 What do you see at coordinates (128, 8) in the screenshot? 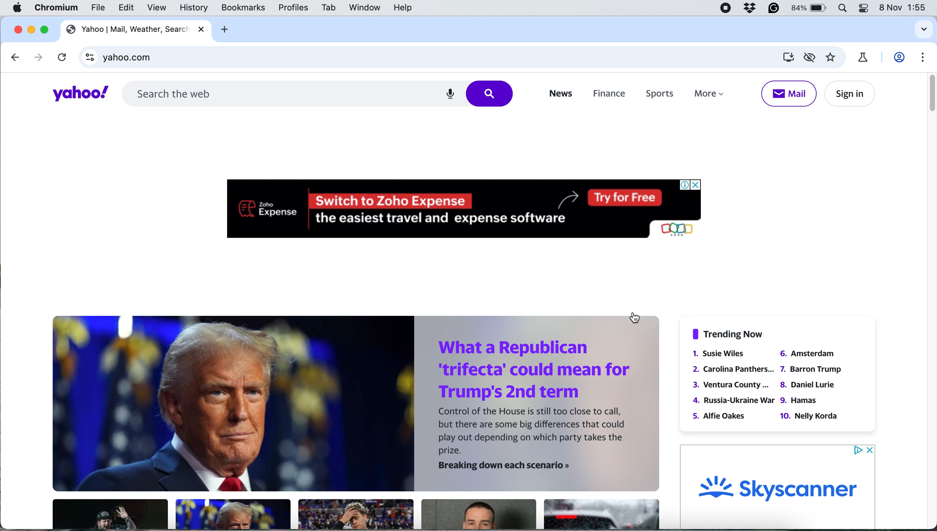
I see `edit` at bounding box center [128, 8].